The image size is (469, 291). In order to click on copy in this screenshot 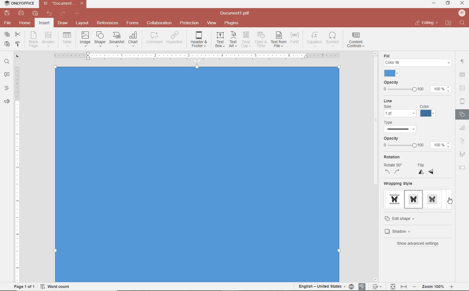, I will do `click(7, 35)`.